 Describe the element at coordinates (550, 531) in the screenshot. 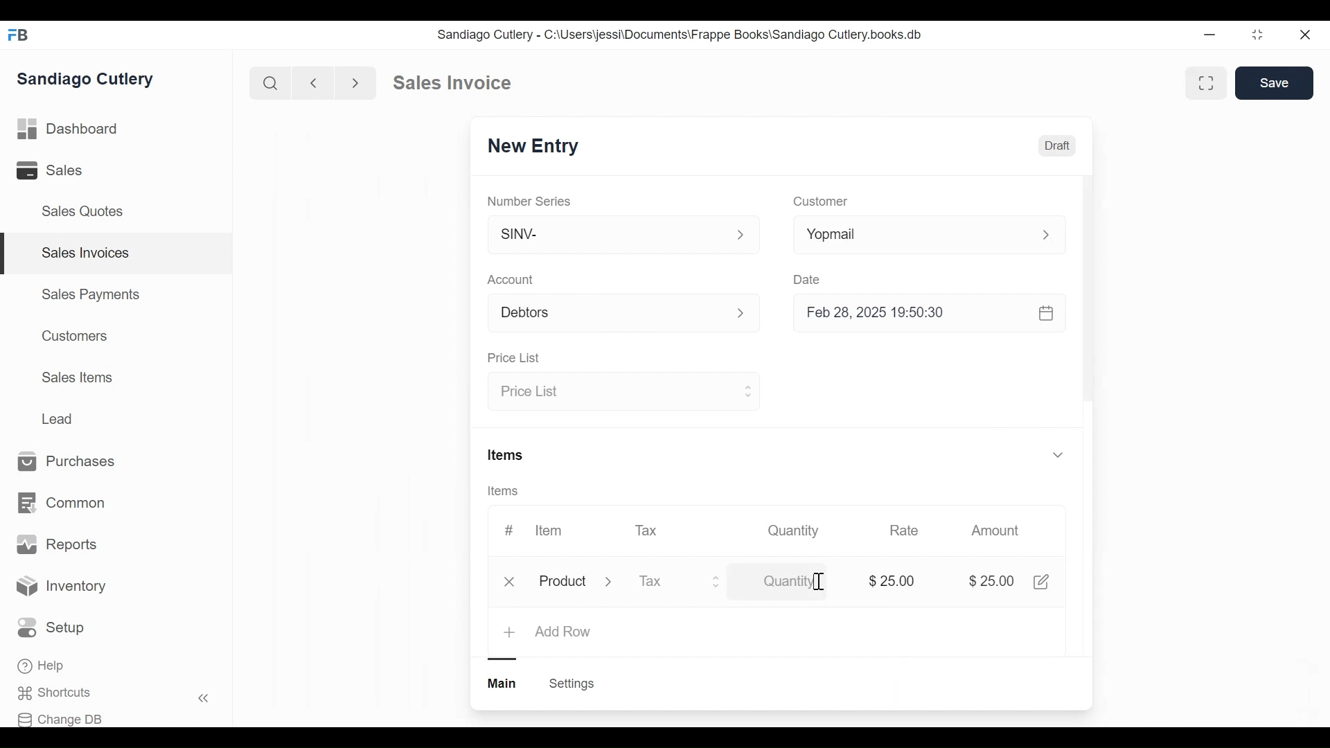

I see `Item` at that location.